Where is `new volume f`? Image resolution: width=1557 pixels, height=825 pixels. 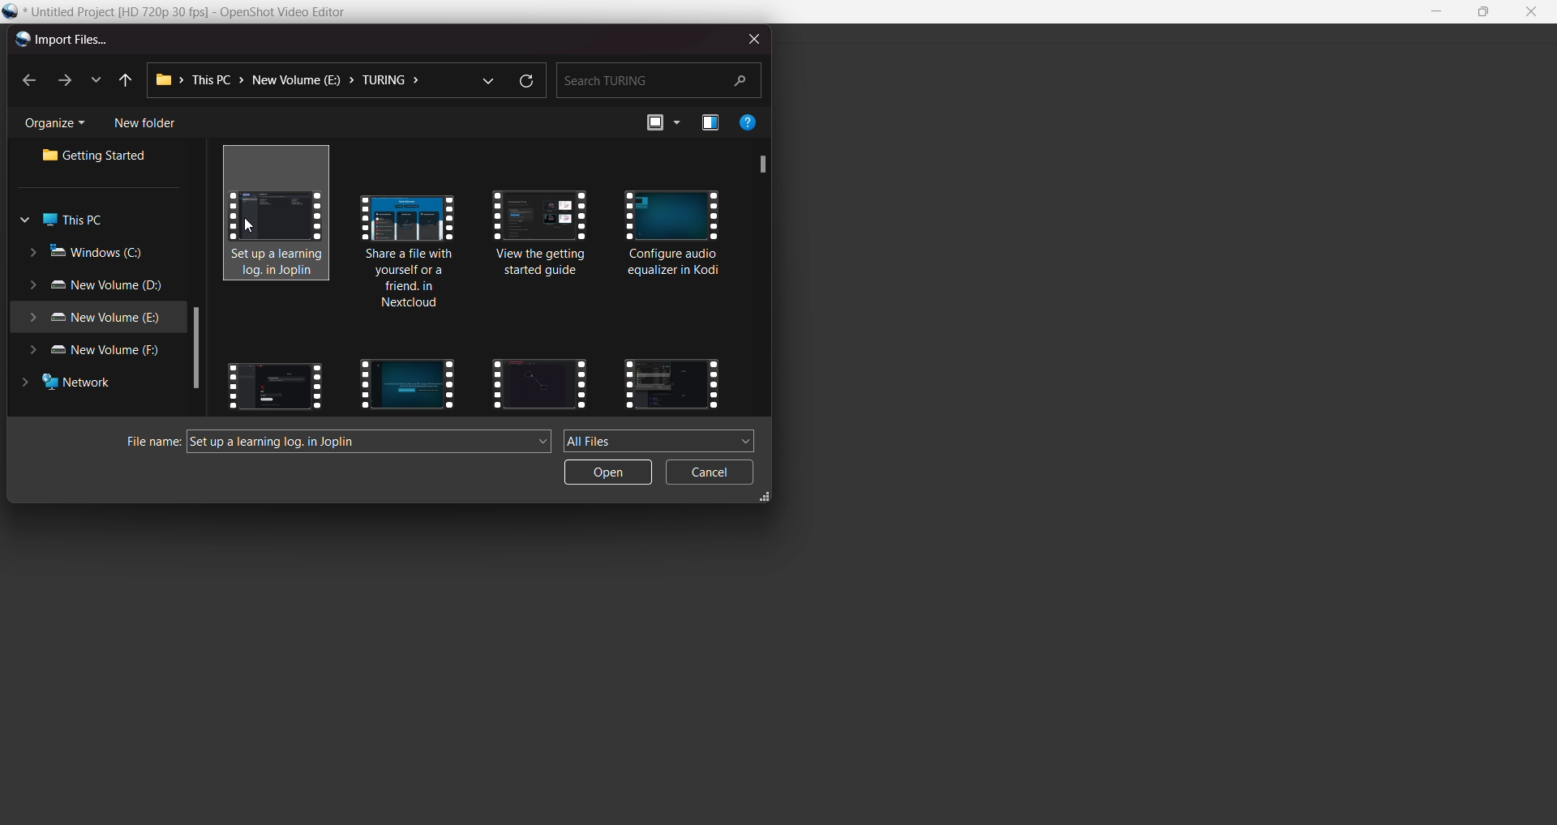
new volume f is located at coordinates (101, 353).